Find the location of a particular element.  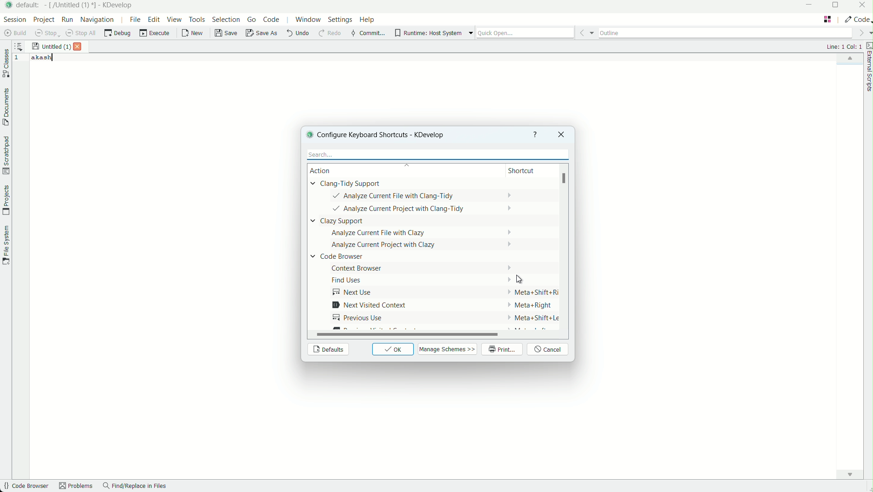

file menu is located at coordinates (135, 19).